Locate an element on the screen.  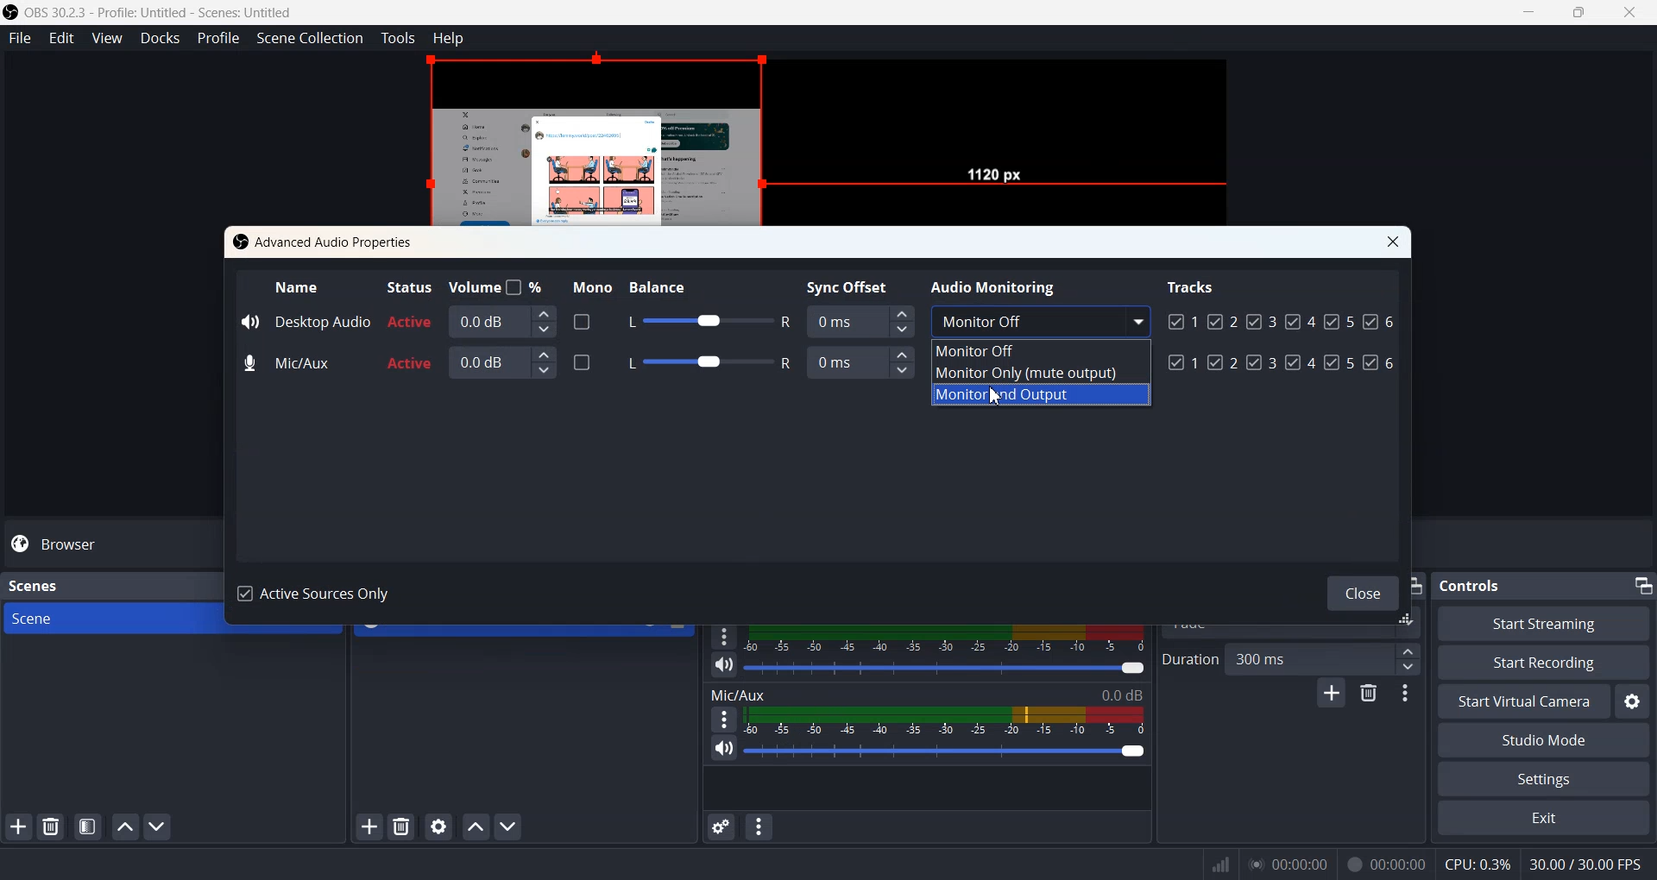
Signals is located at coordinates (1215, 864).